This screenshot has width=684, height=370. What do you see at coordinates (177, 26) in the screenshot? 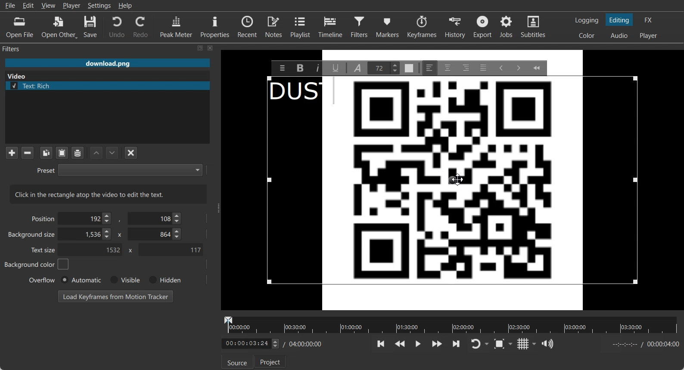
I see `Peak Meter` at bounding box center [177, 26].